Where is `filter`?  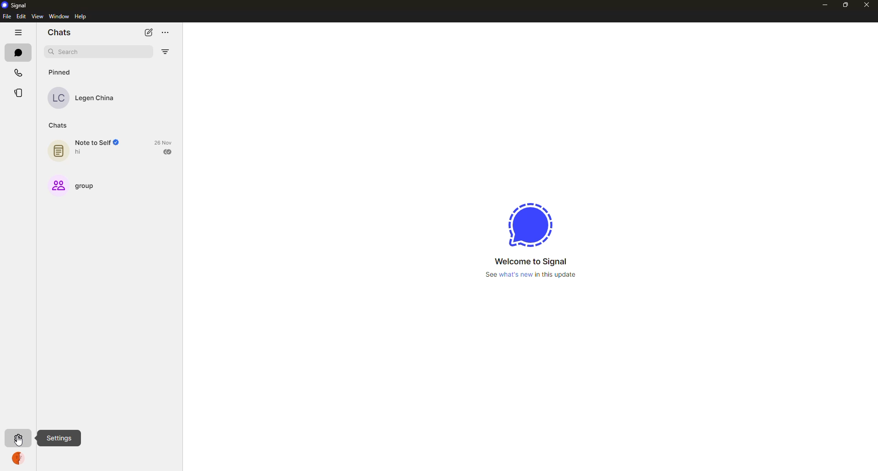 filter is located at coordinates (166, 52).